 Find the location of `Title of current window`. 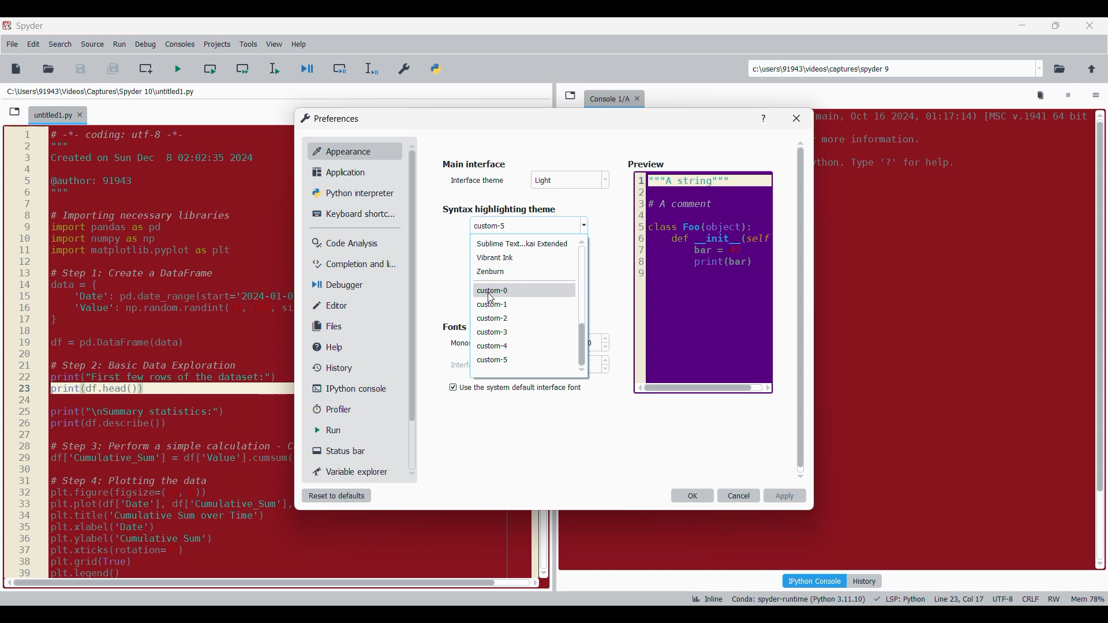

Title of current window is located at coordinates (473, 165).